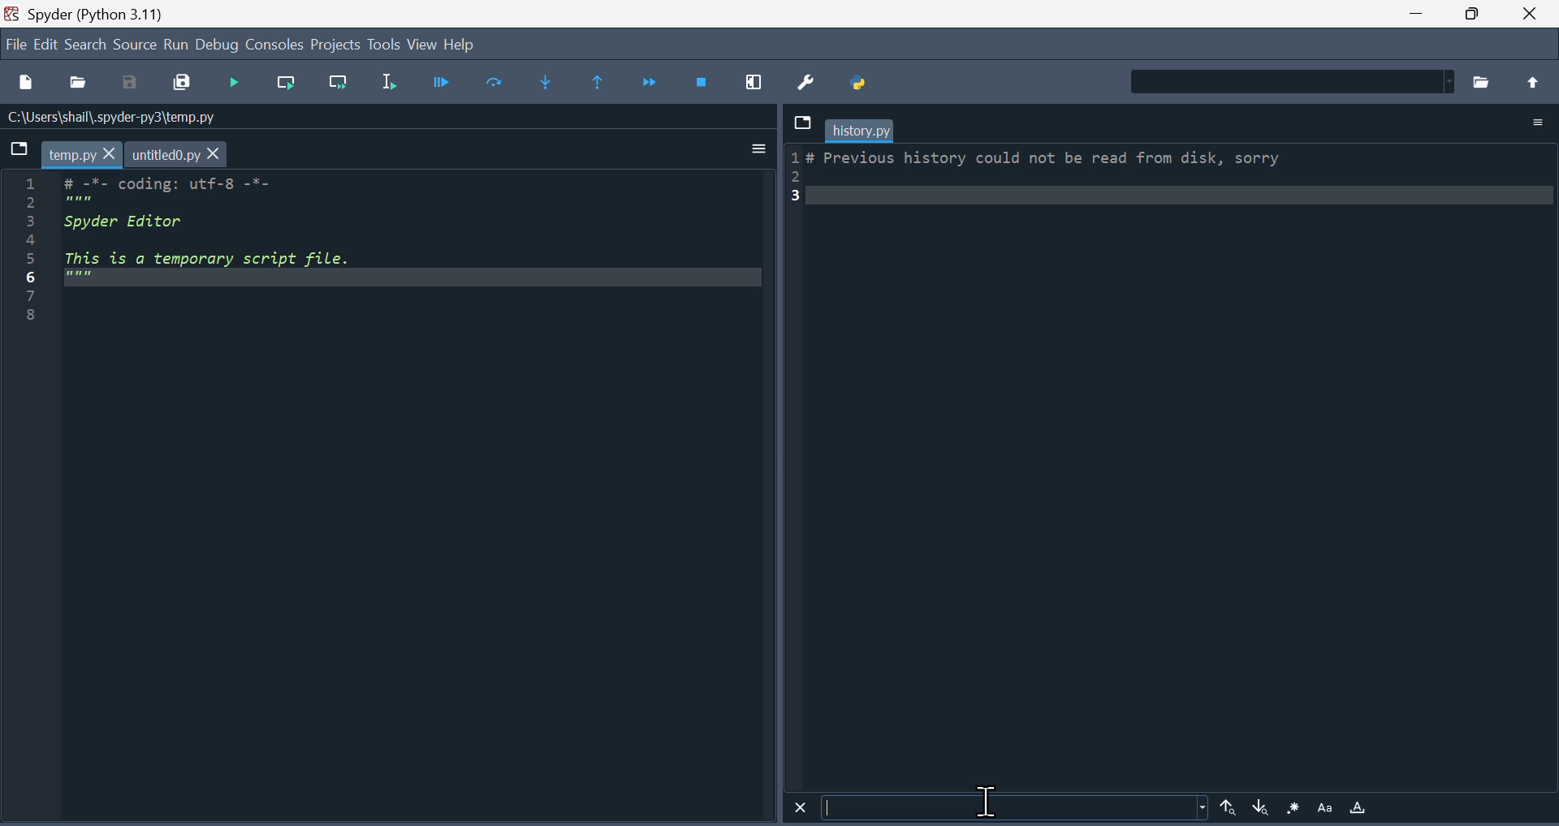 Image resolution: width=1559 pixels, height=826 pixels. I want to click on Cursor, so click(991, 800).